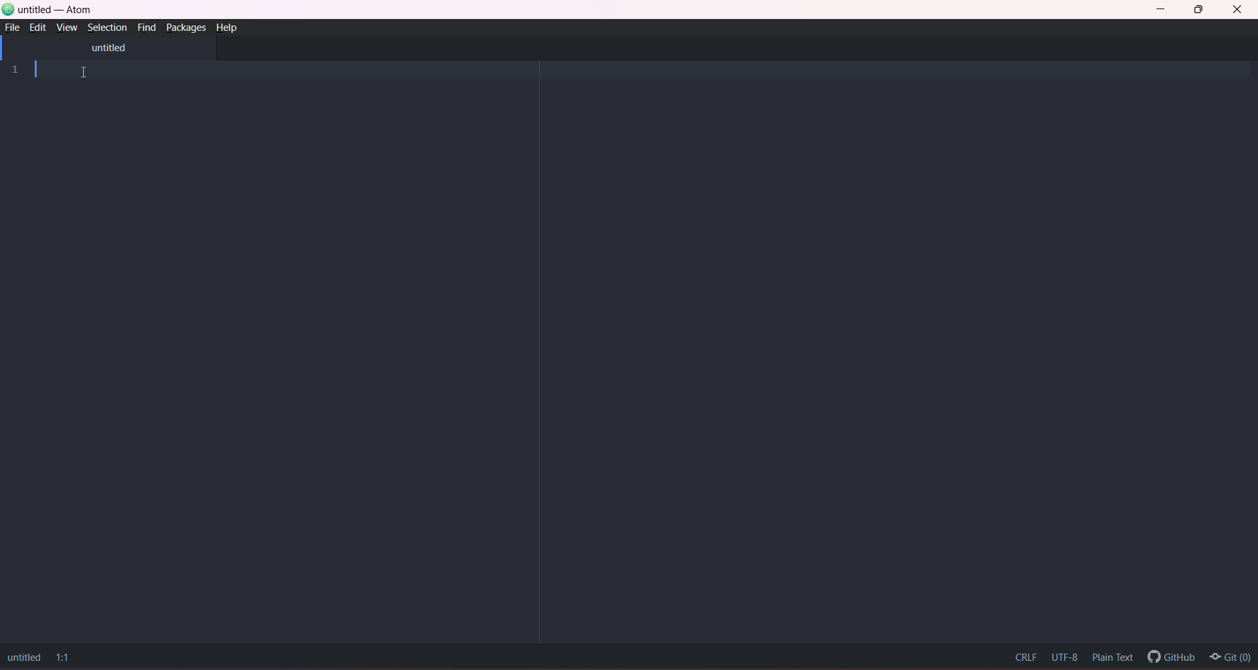 This screenshot has height=670, width=1258. What do you see at coordinates (1023, 654) in the screenshot?
I see `CRLF` at bounding box center [1023, 654].